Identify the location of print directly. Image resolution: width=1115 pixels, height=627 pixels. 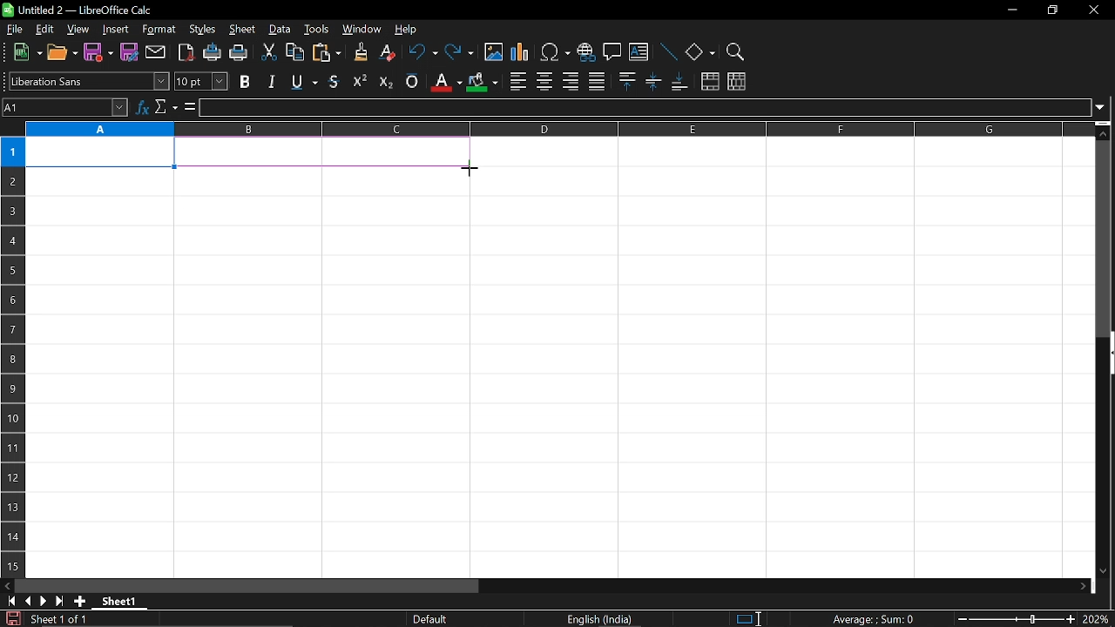
(211, 53).